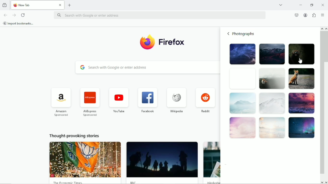 The width and height of the screenshot is (328, 184). What do you see at coordinates (61, 102) in the screenshot?
I see `Amazon sponsored` at bounding box center [61, 102].